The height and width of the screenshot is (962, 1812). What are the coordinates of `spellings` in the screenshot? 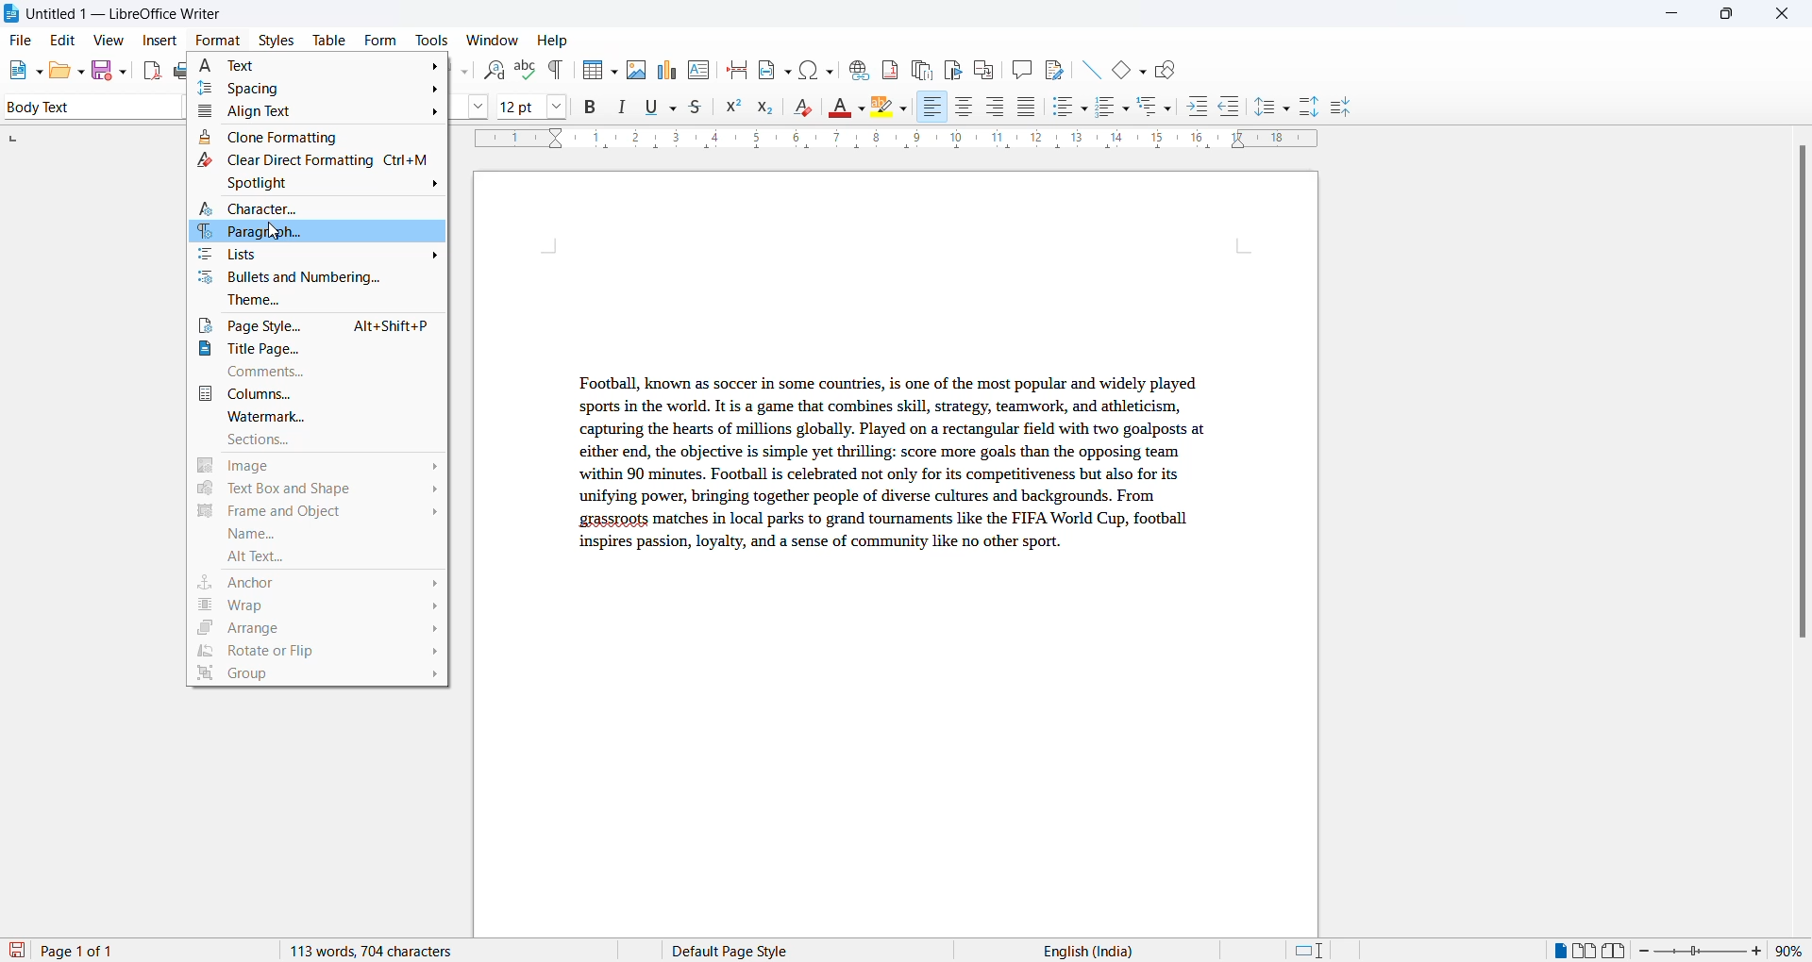 It's located at (525, 68).